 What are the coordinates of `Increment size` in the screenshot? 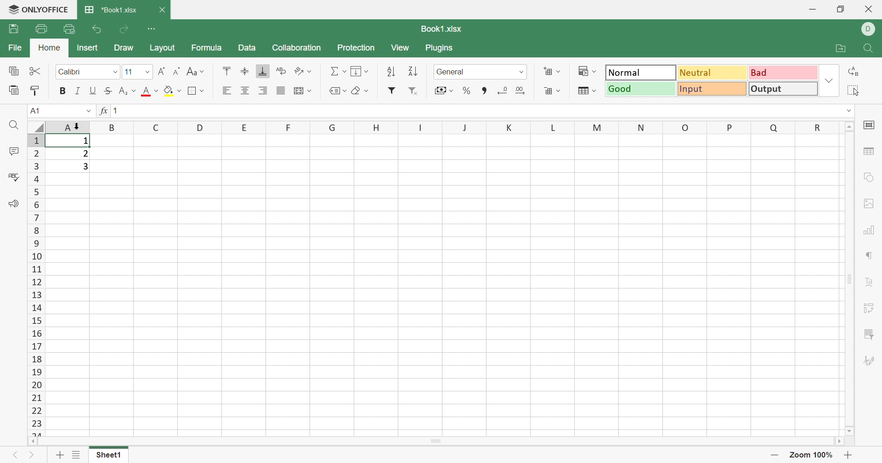 It's located at (178, 70).